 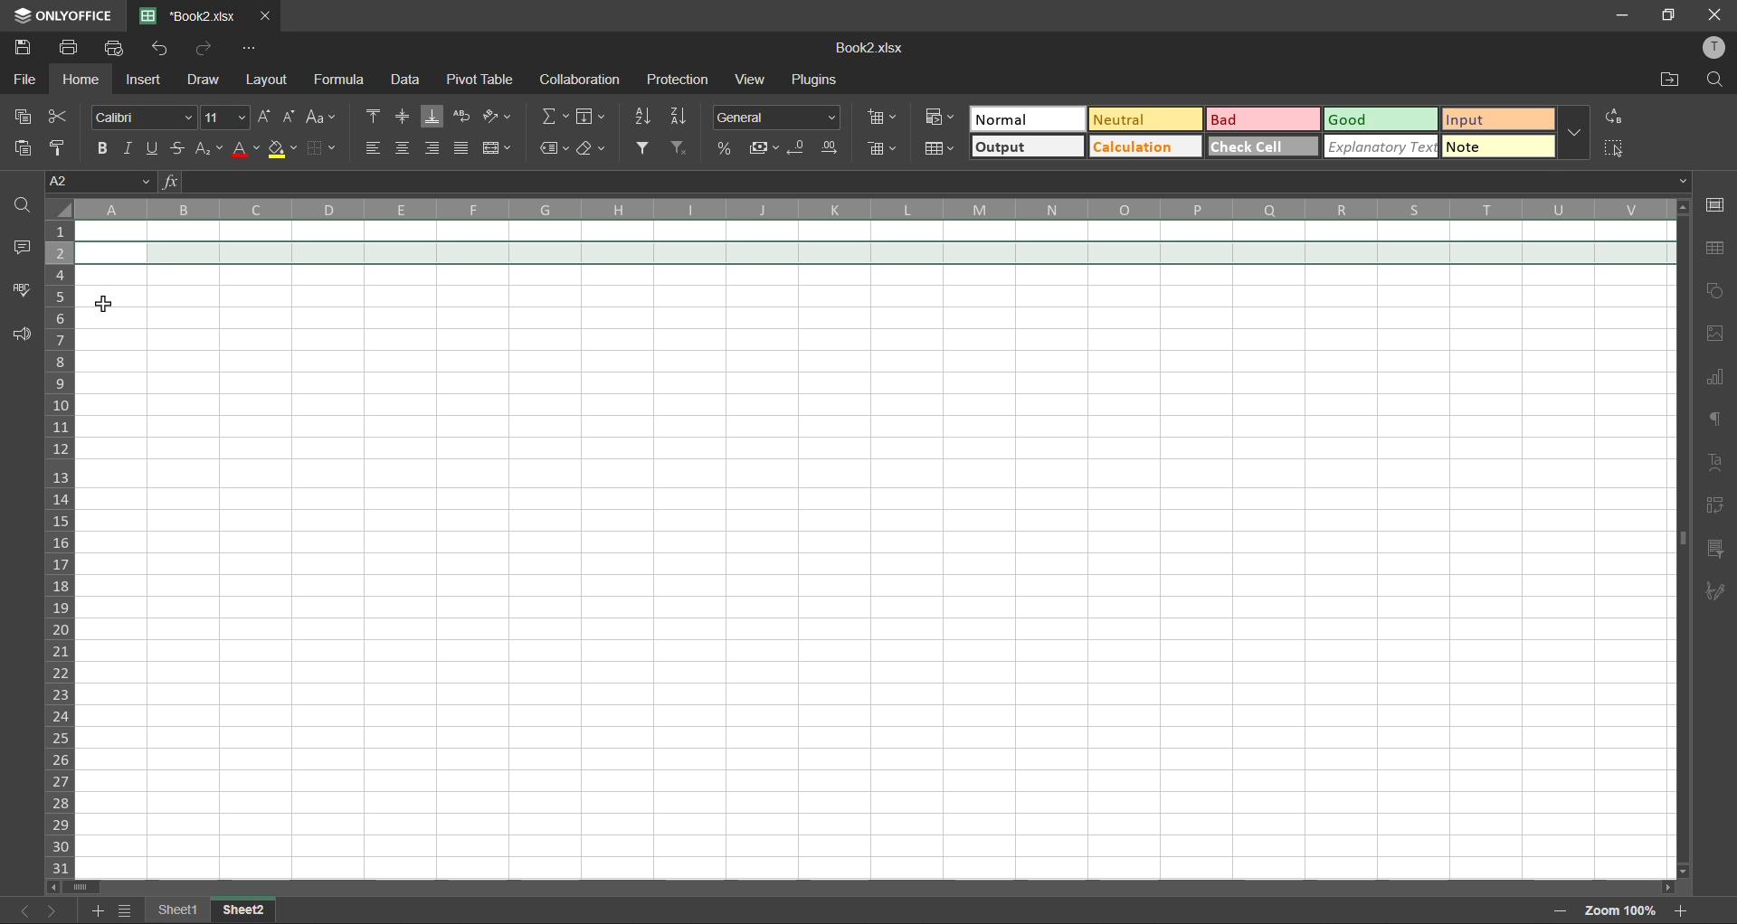 I want to click on summation, so click(x=554, y=118).